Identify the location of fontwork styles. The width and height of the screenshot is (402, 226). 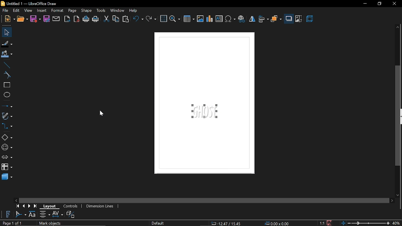
(206, 110).